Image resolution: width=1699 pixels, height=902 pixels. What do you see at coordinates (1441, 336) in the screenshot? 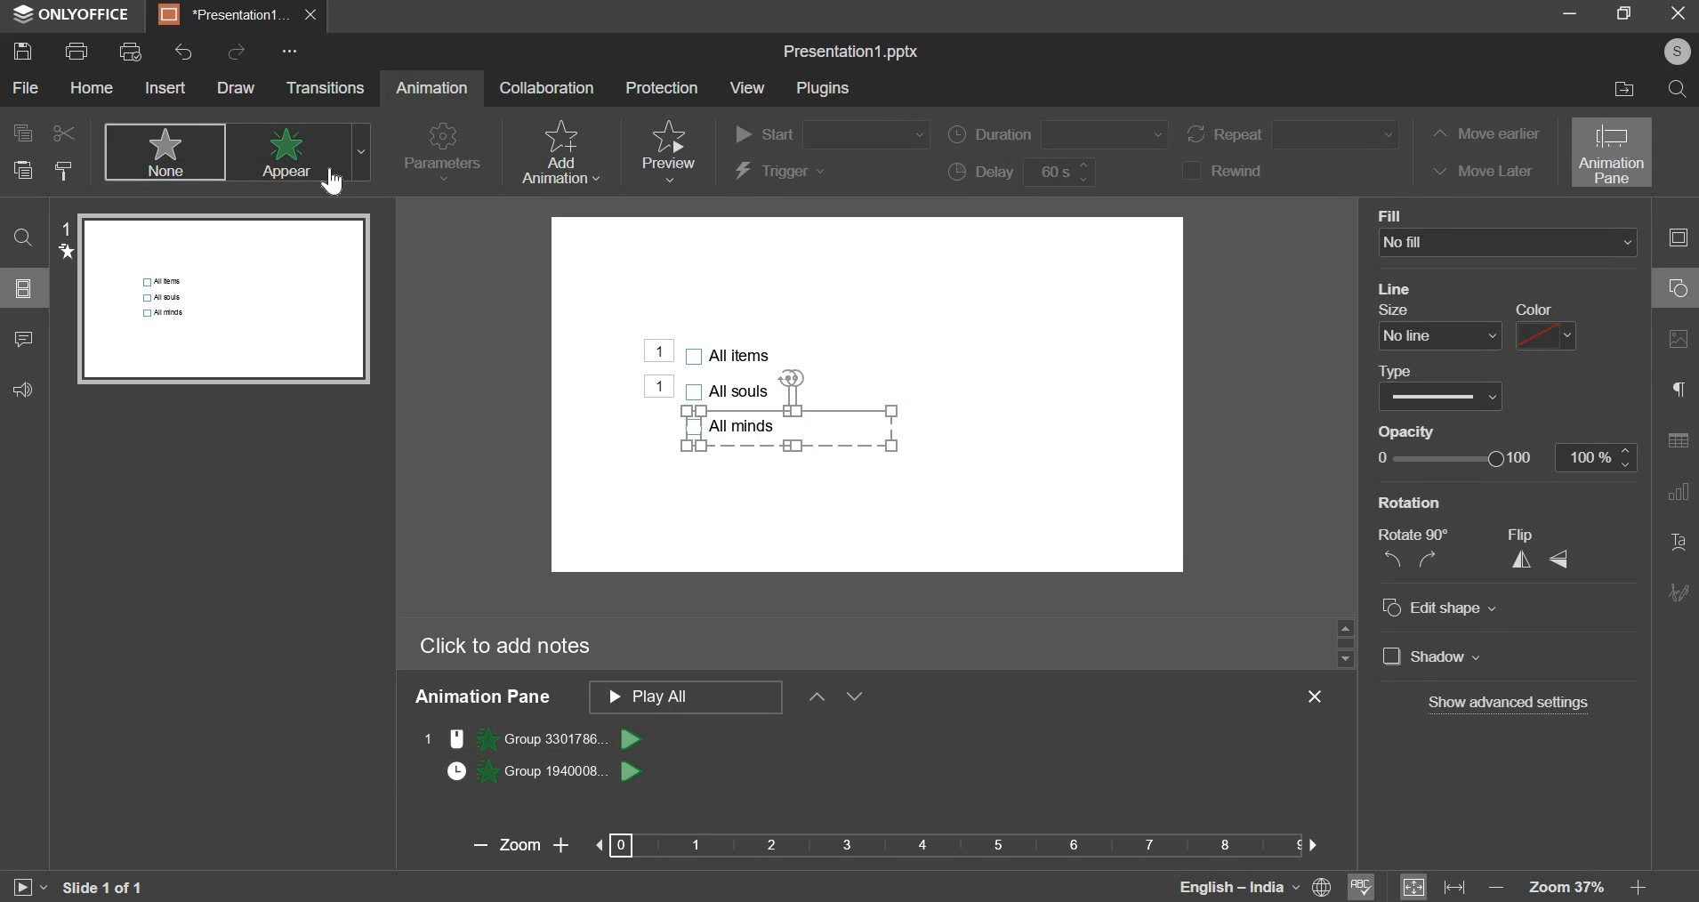
I see `line size` at bounding box center [1441, 336].